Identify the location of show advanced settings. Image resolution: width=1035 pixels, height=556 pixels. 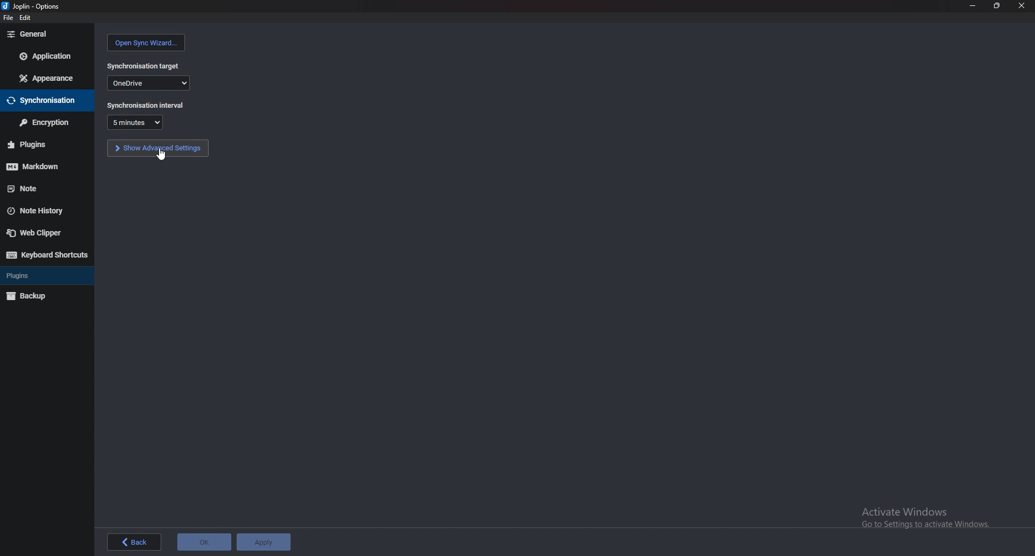
(158, 148).